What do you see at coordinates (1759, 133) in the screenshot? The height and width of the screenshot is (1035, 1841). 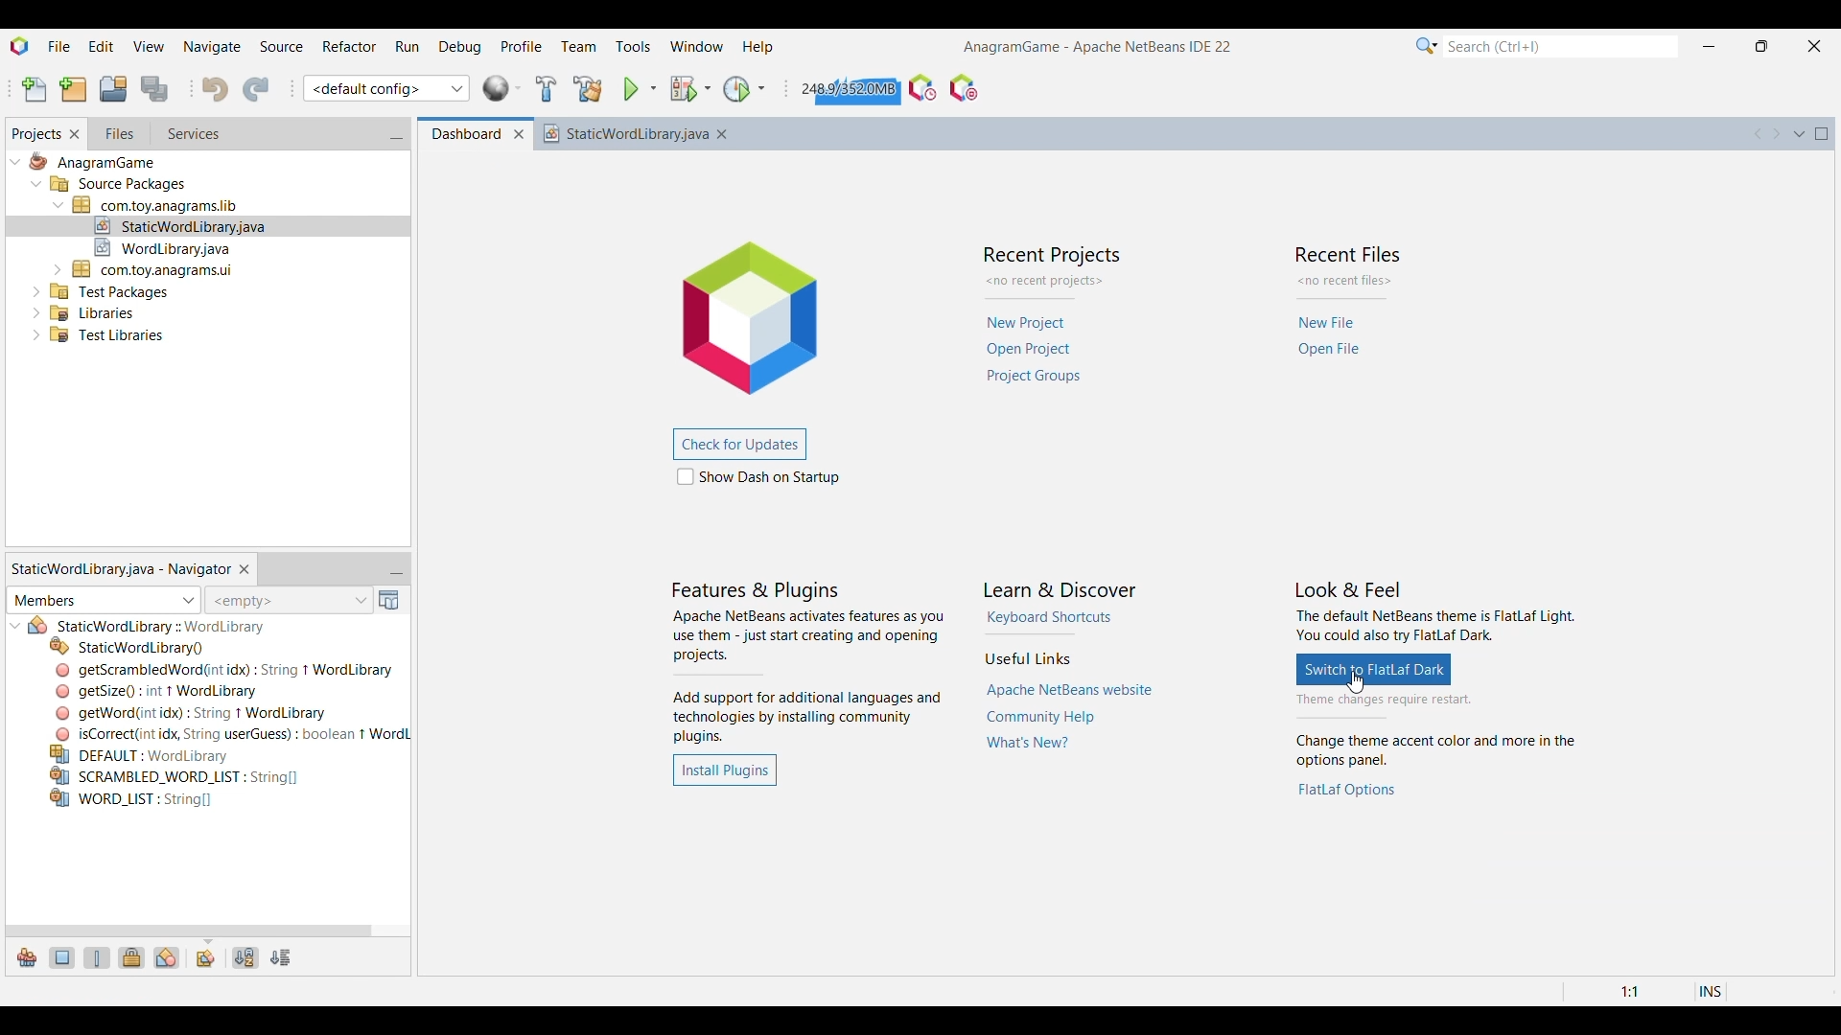 I see `Scroll documents left` at bounding box center [1759, 133].